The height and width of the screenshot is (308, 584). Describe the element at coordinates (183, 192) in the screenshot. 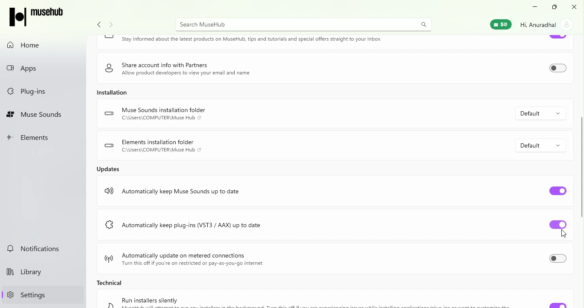

I see `Automatically keep Muse Sounds up to date` at that location.